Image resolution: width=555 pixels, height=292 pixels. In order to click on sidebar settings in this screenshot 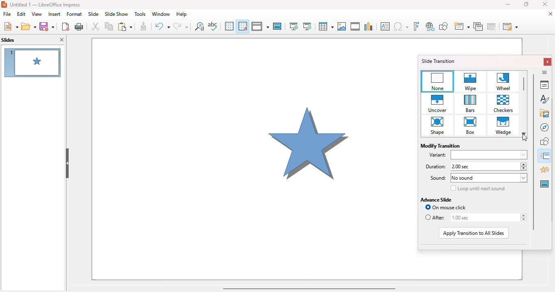, I will do `click(544, 72)`.